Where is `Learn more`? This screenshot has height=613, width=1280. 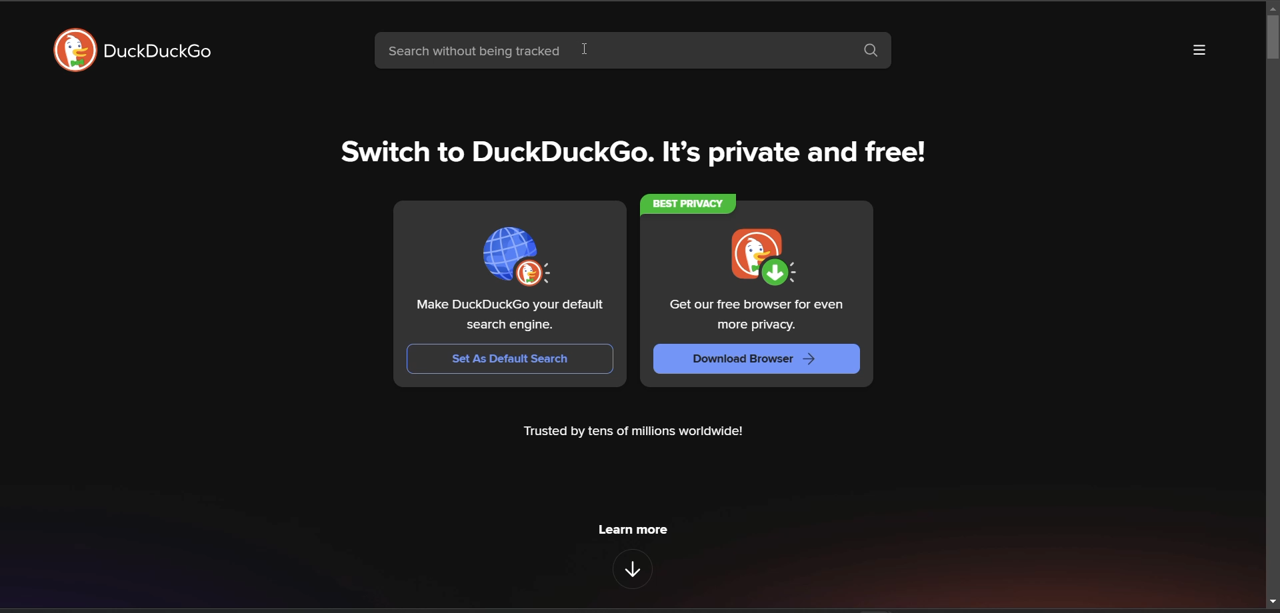 Learn more is located at coordinates (632, 569).